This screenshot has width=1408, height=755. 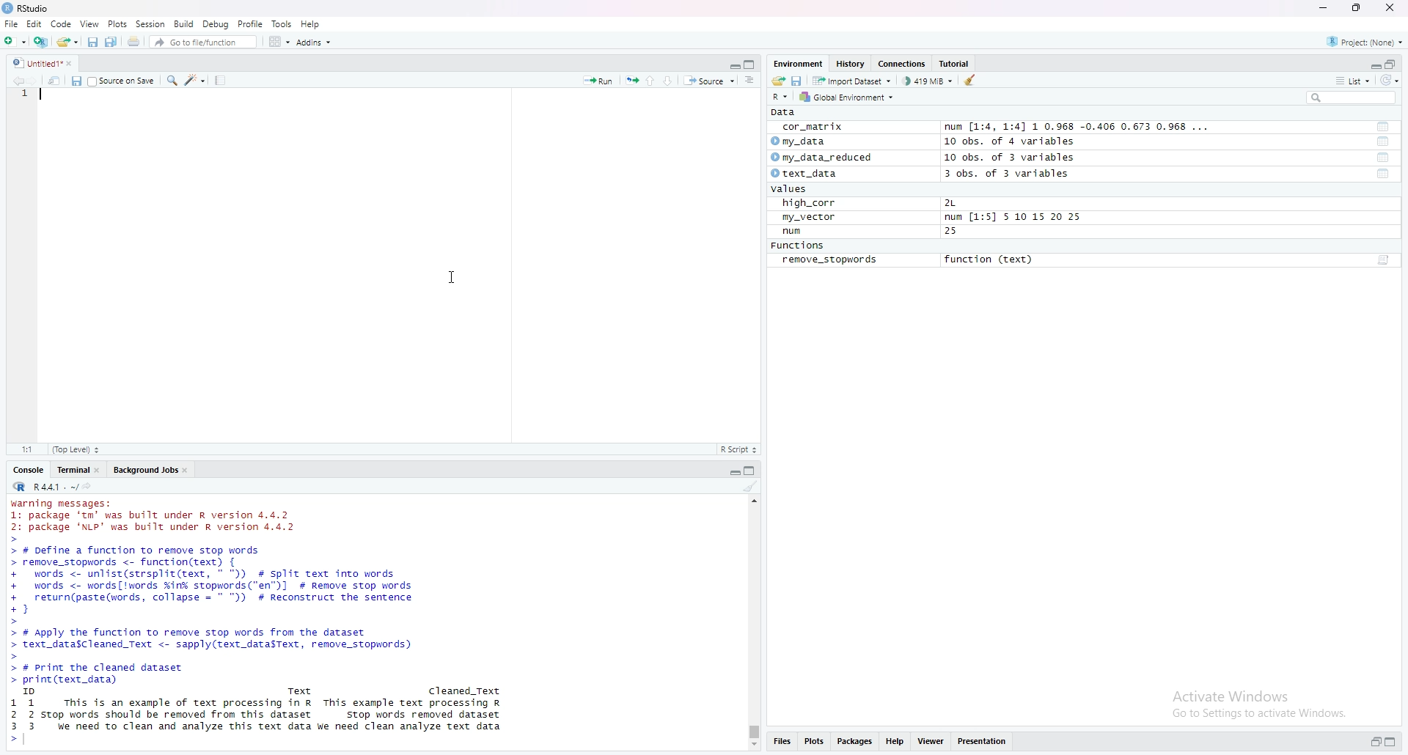 What do you see at coordinates (54, 81) in the screenshot?
I see `Show in new window` at bounding box center [54, 81].